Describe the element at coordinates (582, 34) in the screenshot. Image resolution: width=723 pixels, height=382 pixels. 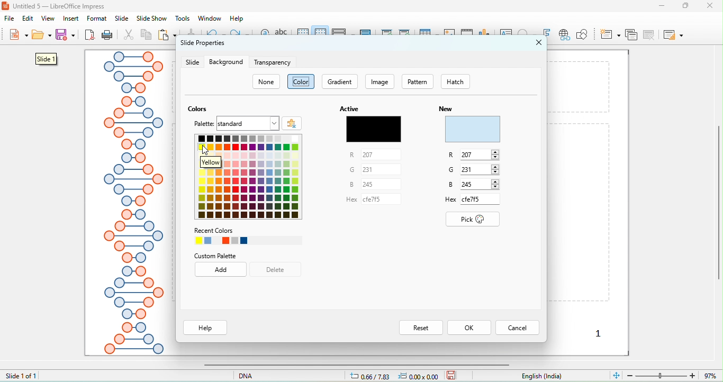
I see `show draw functions` at that location.